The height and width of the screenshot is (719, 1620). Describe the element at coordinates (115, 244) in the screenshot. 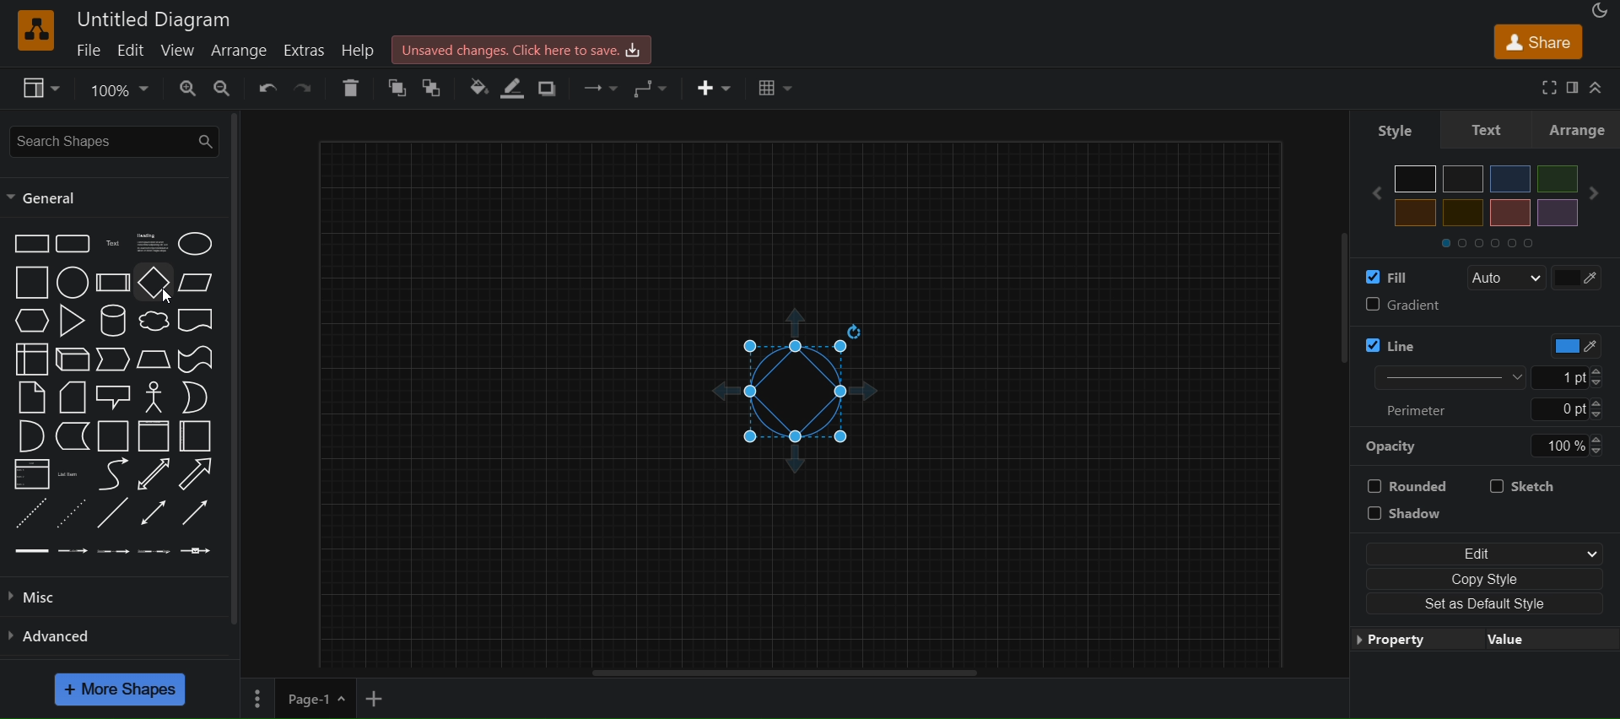

I see `text` at that location.